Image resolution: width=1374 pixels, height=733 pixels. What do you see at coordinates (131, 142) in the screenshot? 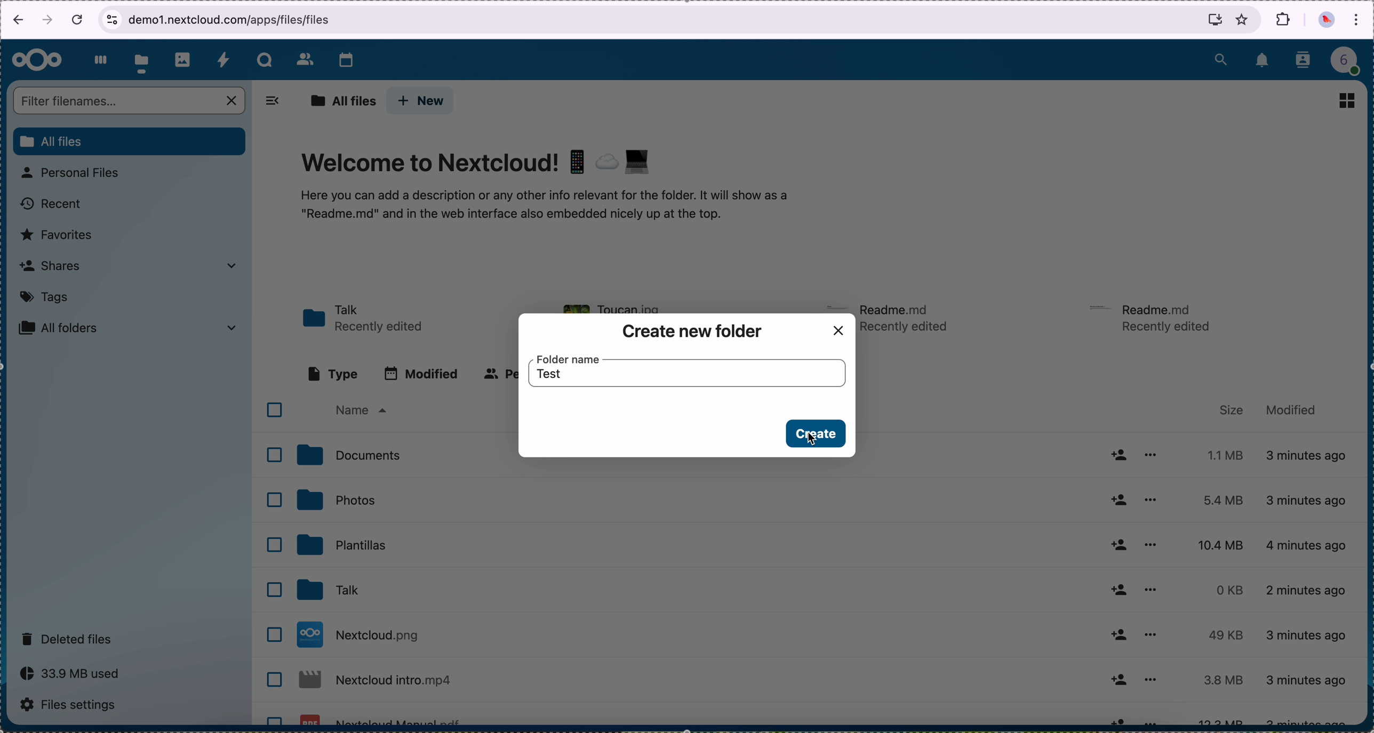
I see `all files button` at bounding box center [131, 142].